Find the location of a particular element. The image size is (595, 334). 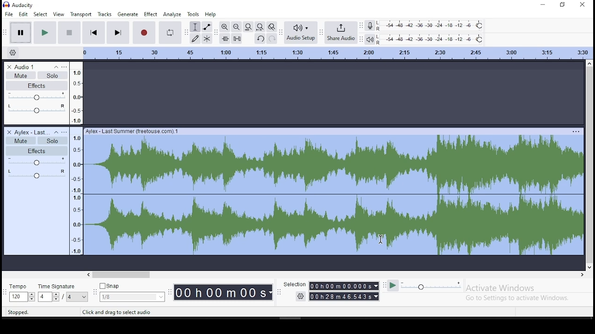

volume is located at coordinates (37, 96).